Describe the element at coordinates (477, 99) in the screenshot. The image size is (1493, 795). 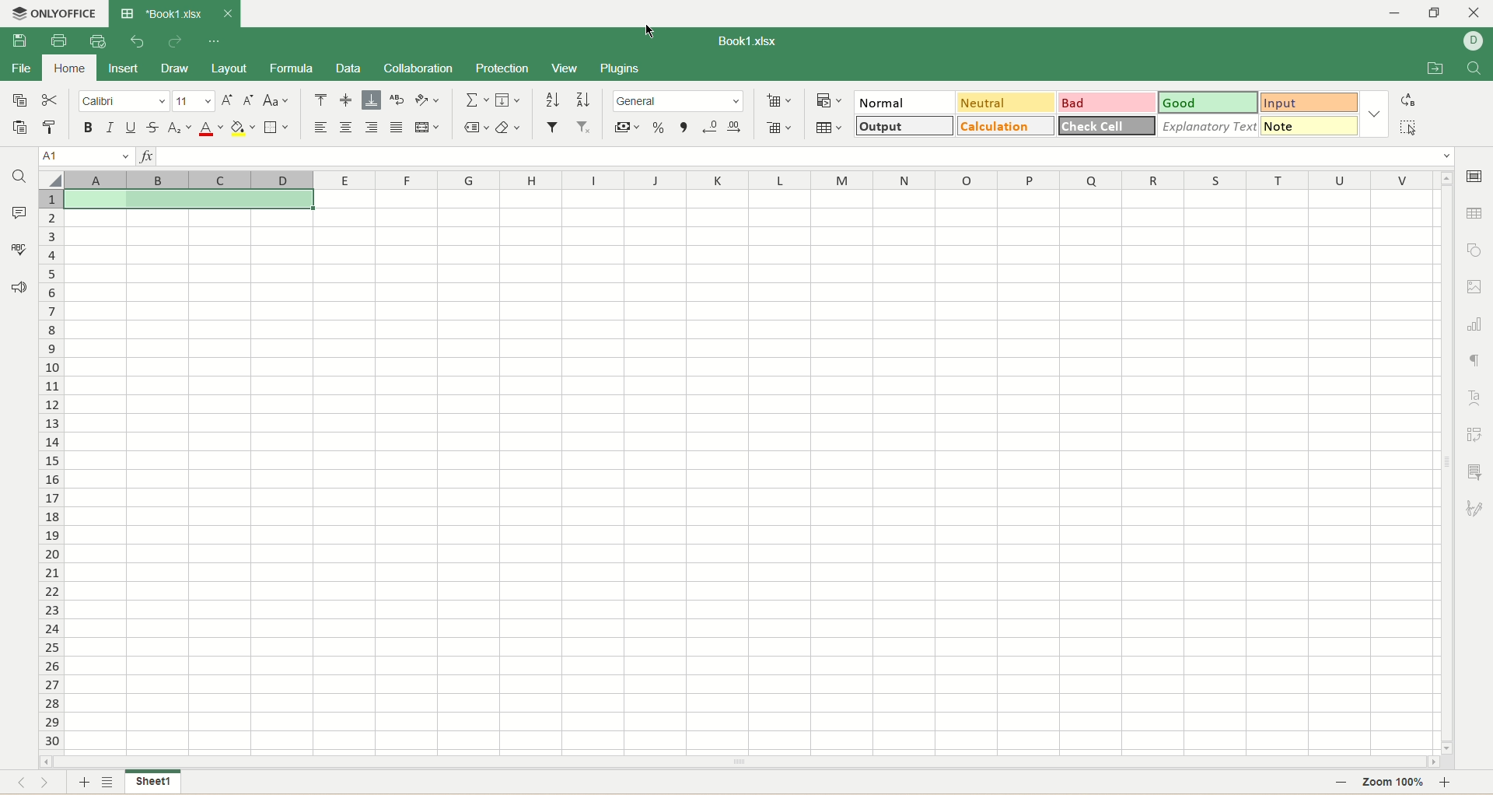
I see `summation` at that location.